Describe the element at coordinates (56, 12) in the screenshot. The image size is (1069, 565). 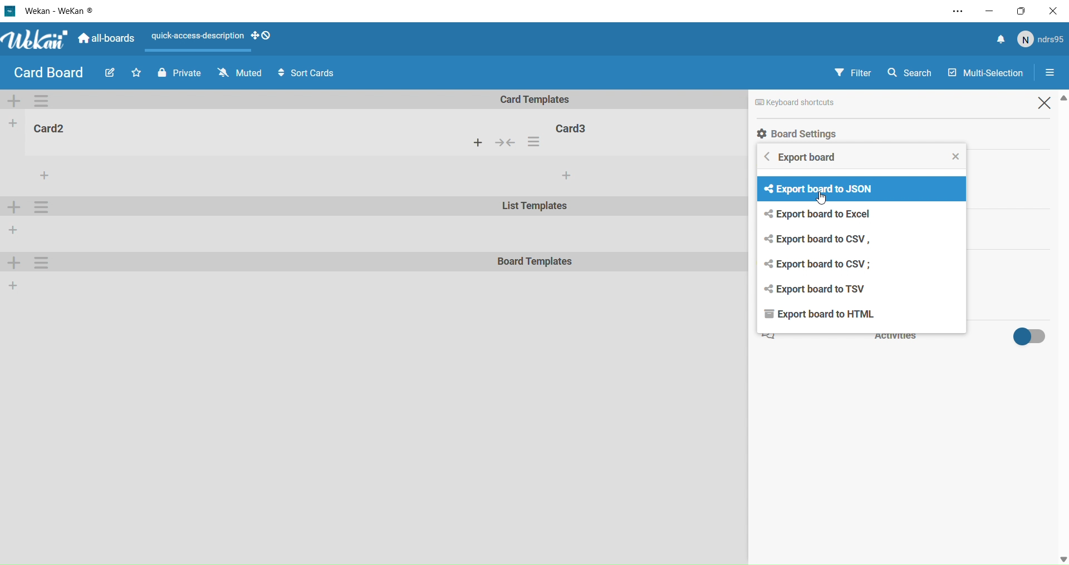
I see `` at that location.